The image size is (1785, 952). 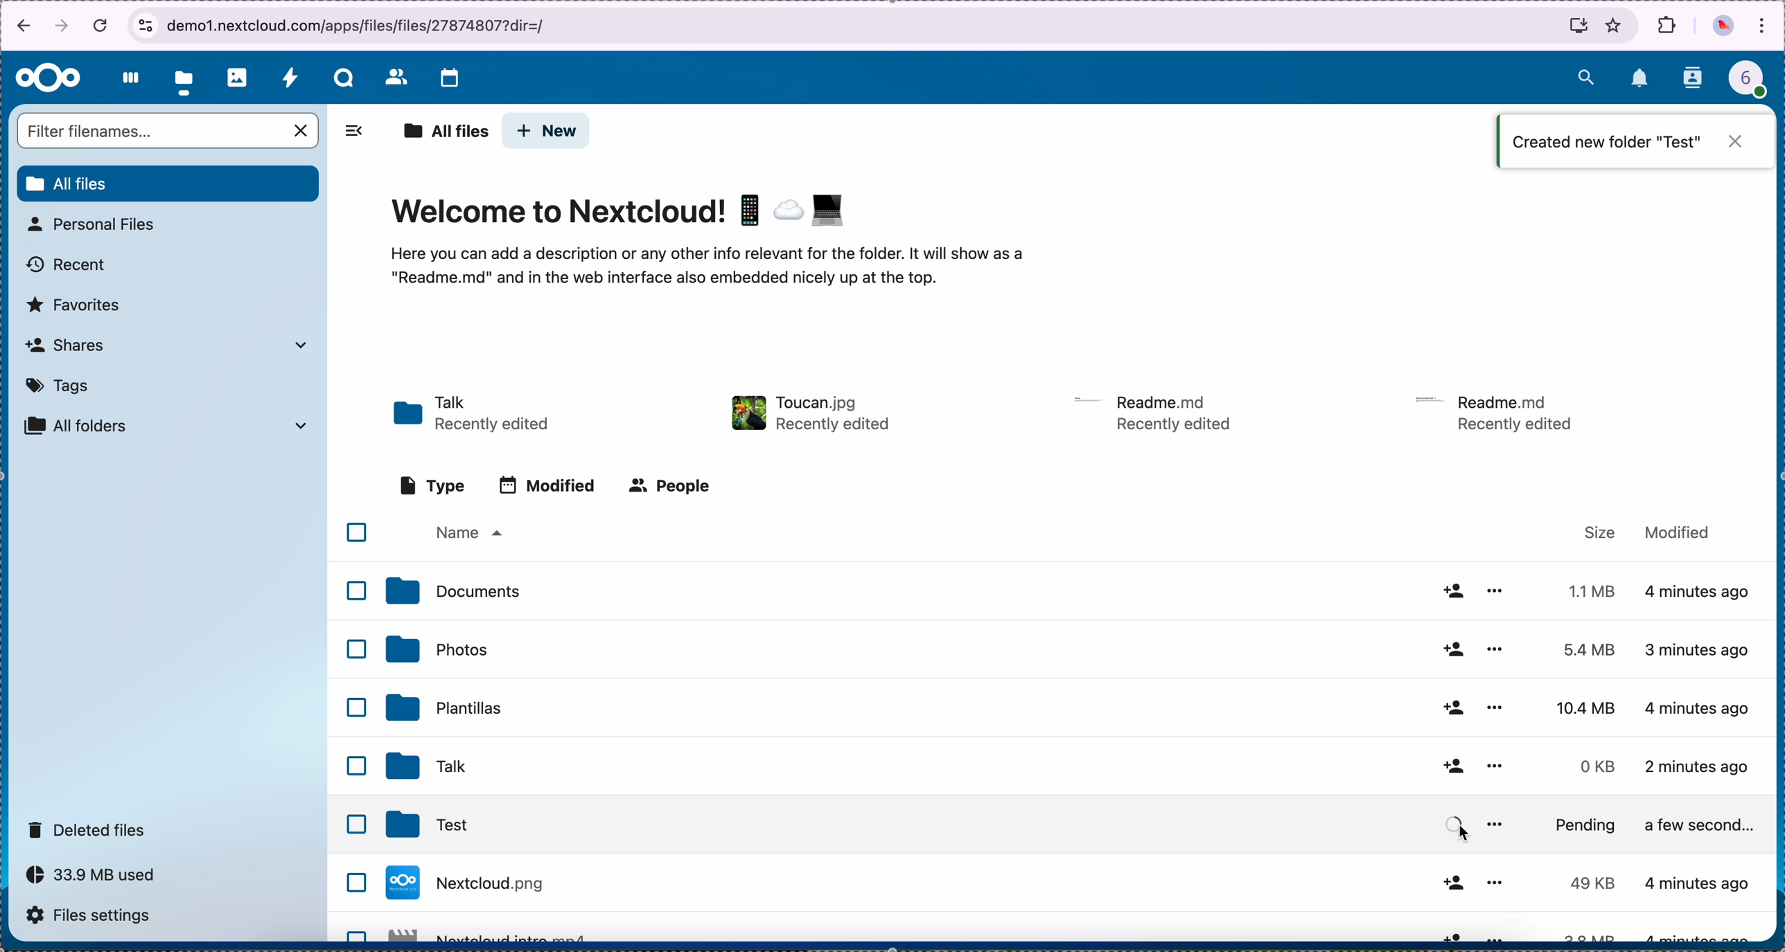 I want to click on photos, so click(x=436, y=649).